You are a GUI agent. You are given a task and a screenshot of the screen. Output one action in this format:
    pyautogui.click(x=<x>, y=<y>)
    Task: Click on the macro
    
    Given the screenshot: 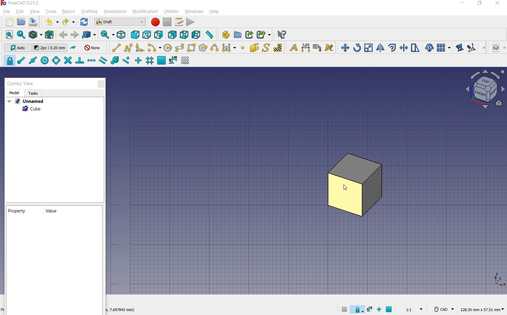 What is the action you would take?
    pyautogui.click(x=69, y=12)
    